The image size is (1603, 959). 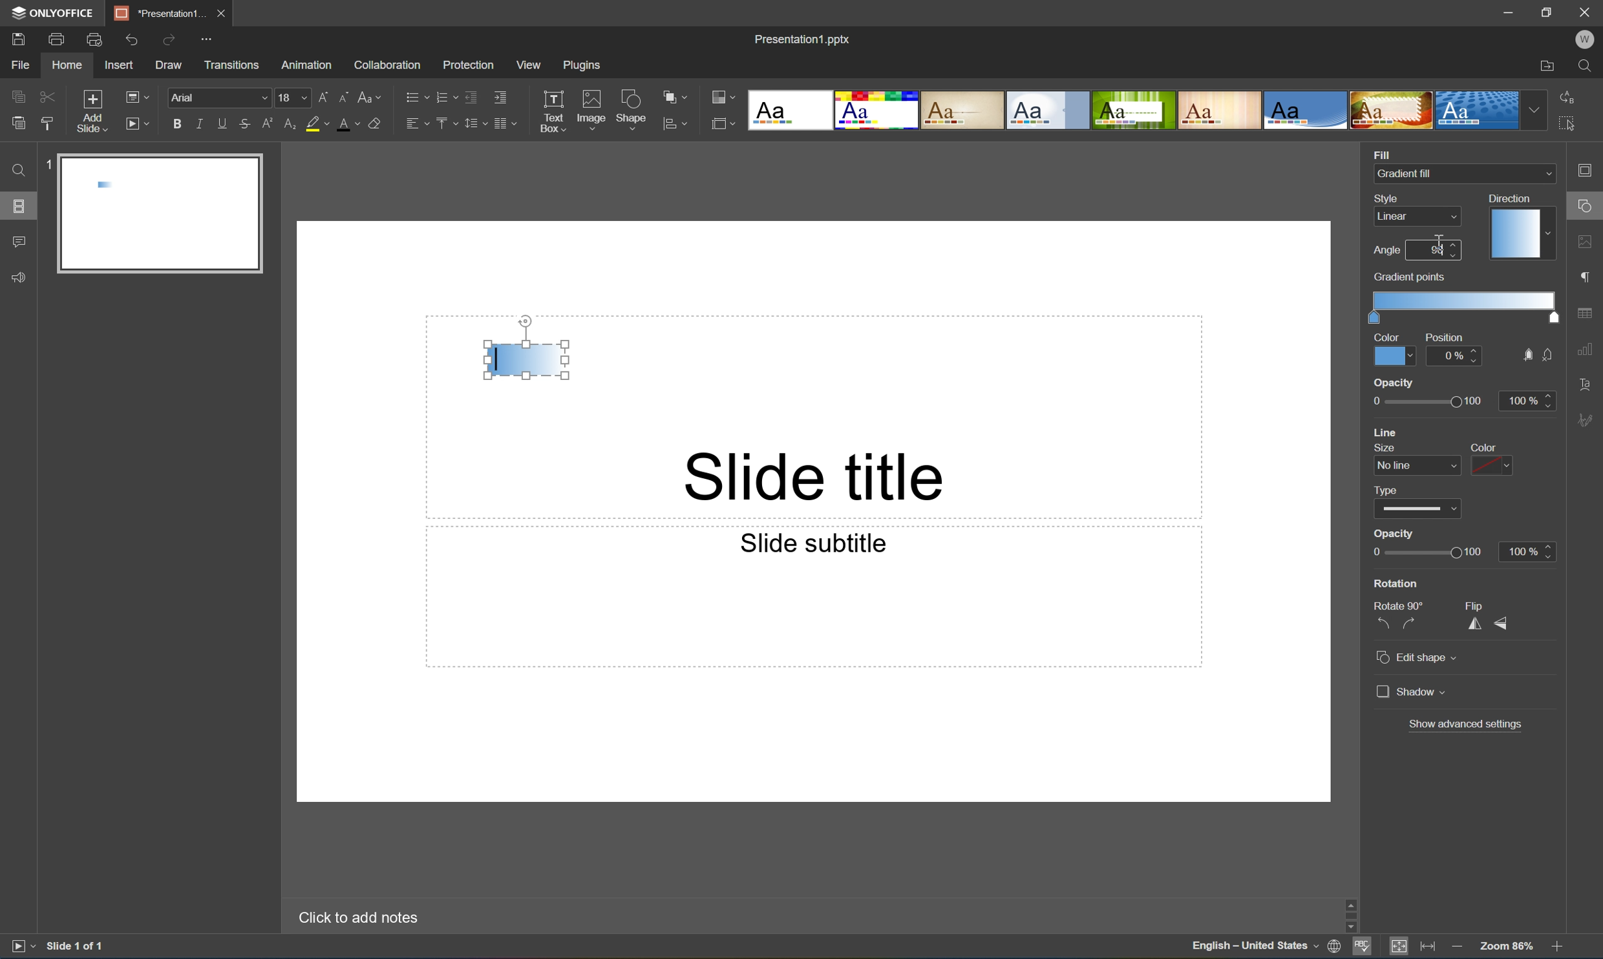 What do you see at coordinates (1255, 947) in the screenshot?
I see `English - United States` at bounding box center [1255, 947].